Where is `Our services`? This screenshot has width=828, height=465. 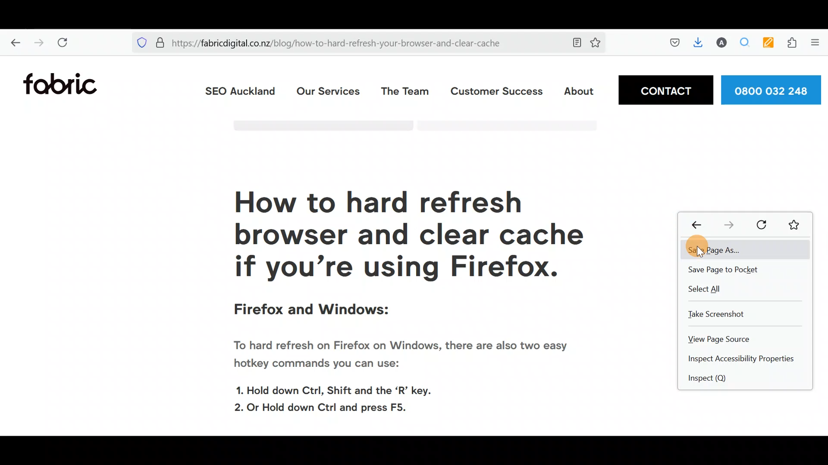
Our services is located at coordinates (326, 91).